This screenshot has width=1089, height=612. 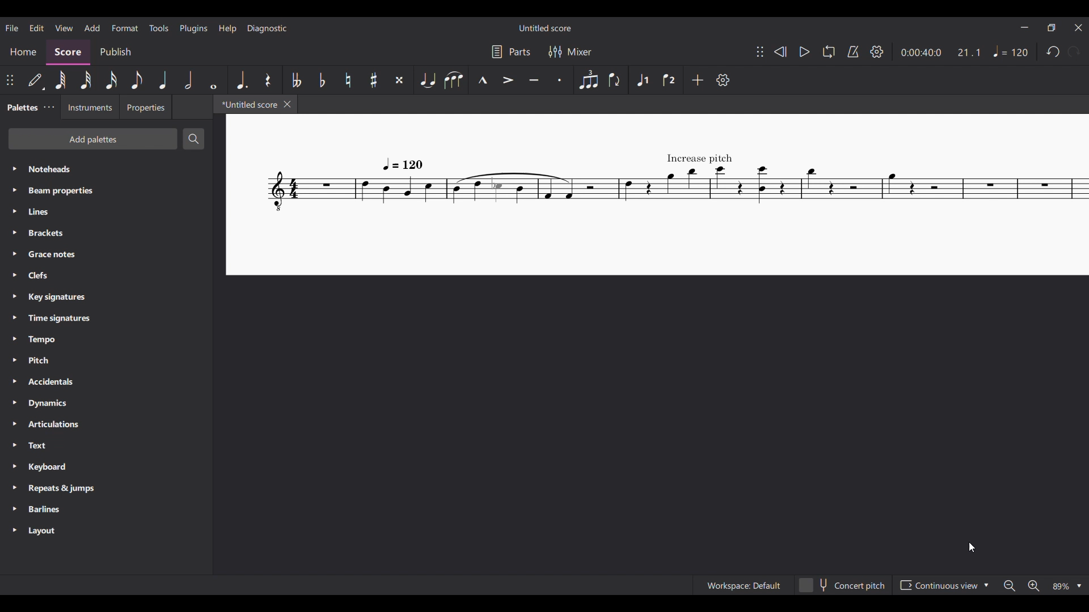 I want to click on Cursor position unchanged, so click(x=972, y=547).